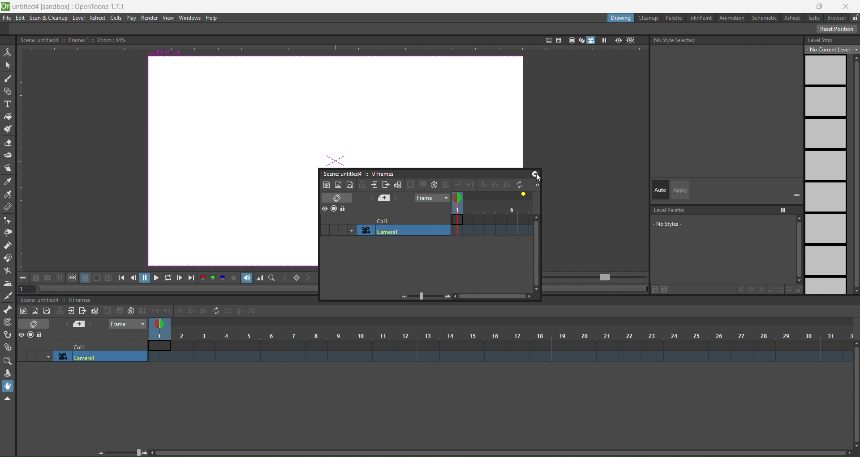 The width and height of the screenshot is (860, 457). What do you see at coordinates (94, 310) in the screenshot?
I see `toggle edit in place` at bounding box center [94, 310].